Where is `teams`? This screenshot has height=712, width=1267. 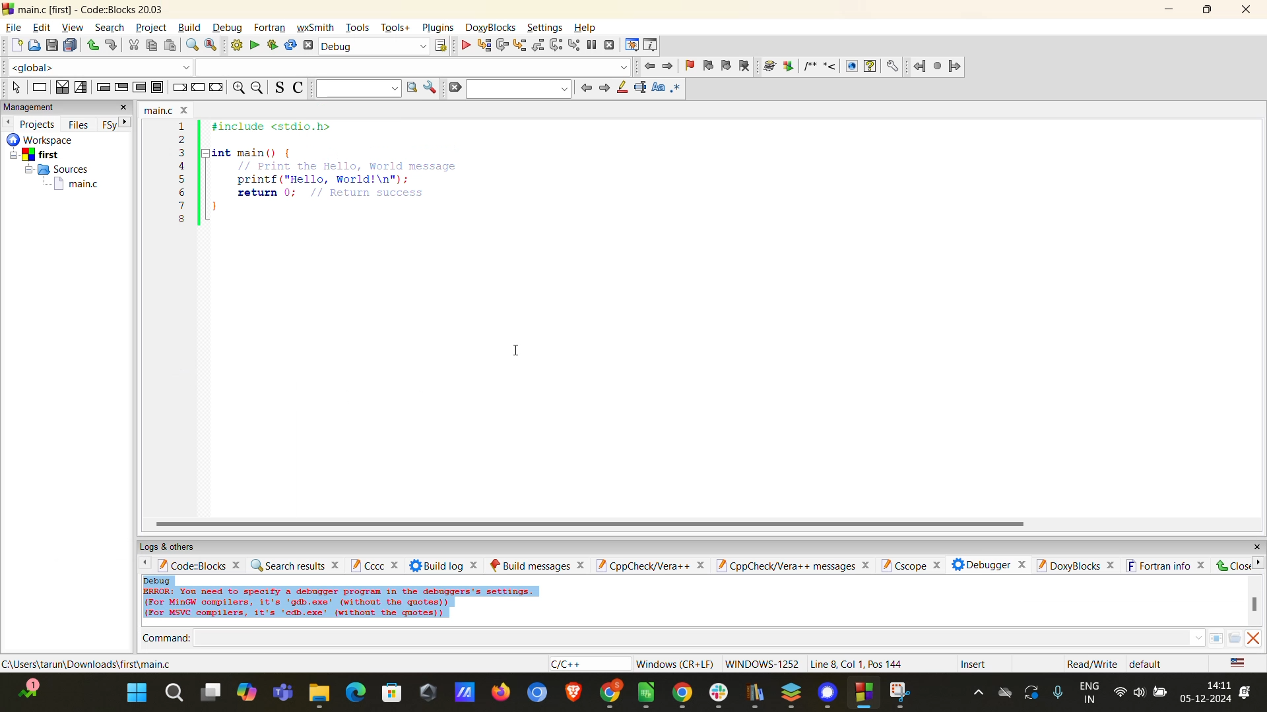 teams is located at coordinates (284, 692).